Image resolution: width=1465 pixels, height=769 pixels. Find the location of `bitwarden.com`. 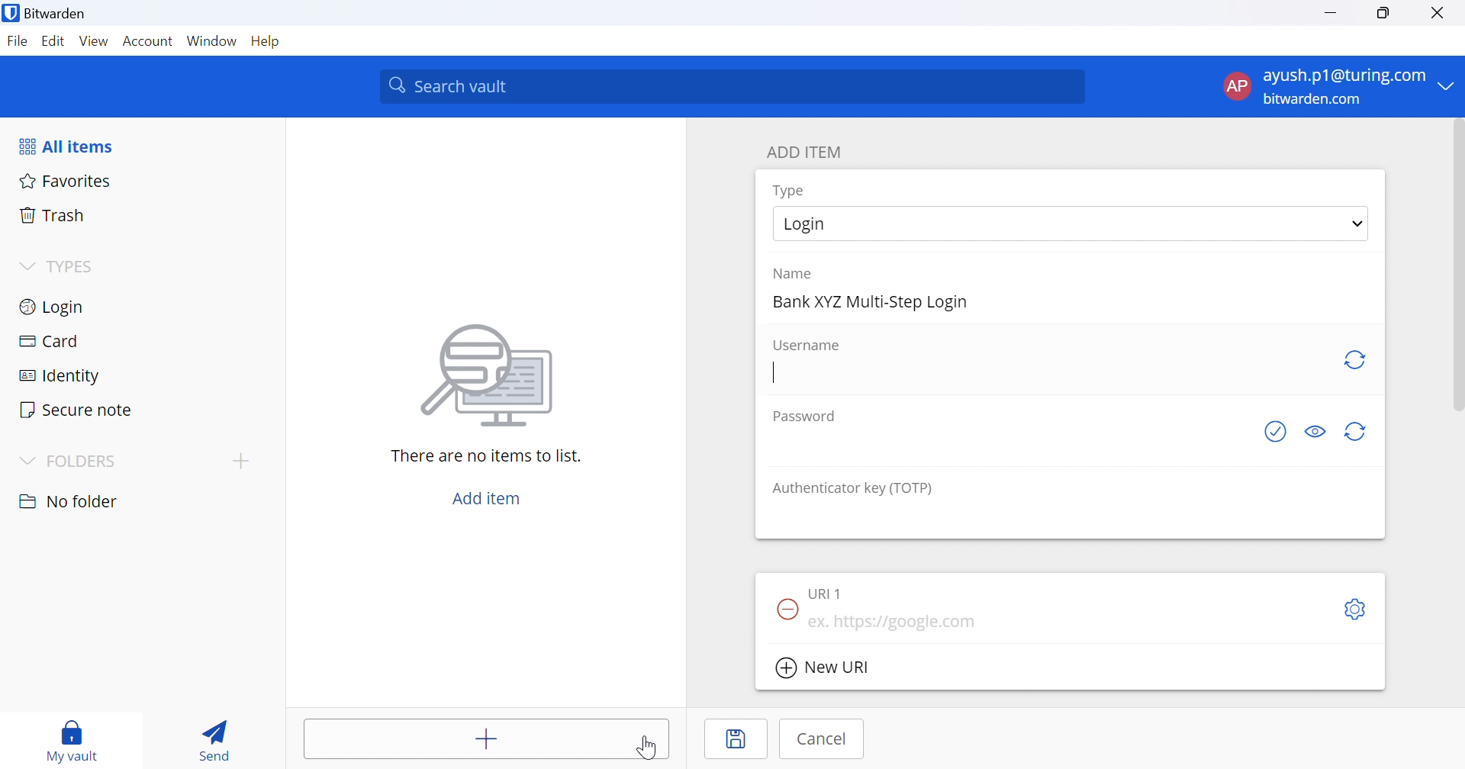

bitwarden.com is located at coordinates (1312, 98).